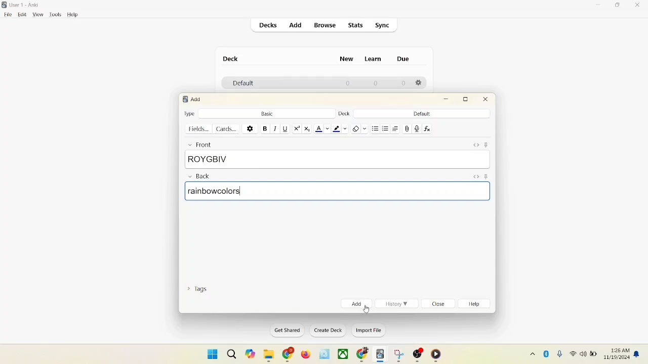 The width and height of the screenshot is (648, 364). What do you see at coordinates (637, 354) in the screenshot?
I see `notification` at bounding box center [637, 354].